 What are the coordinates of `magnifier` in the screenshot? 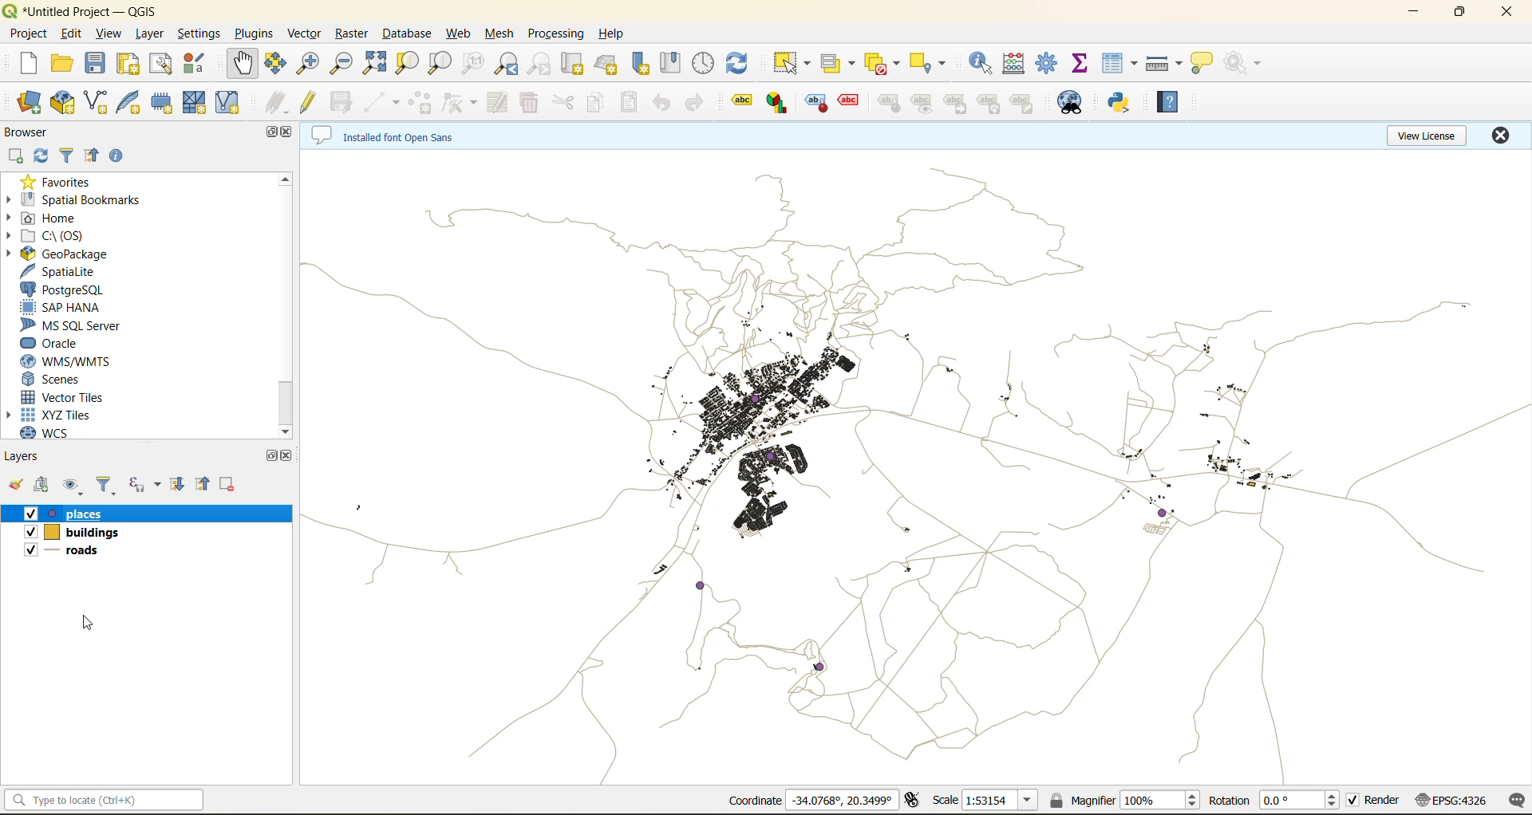 It's located at (1159, 800).